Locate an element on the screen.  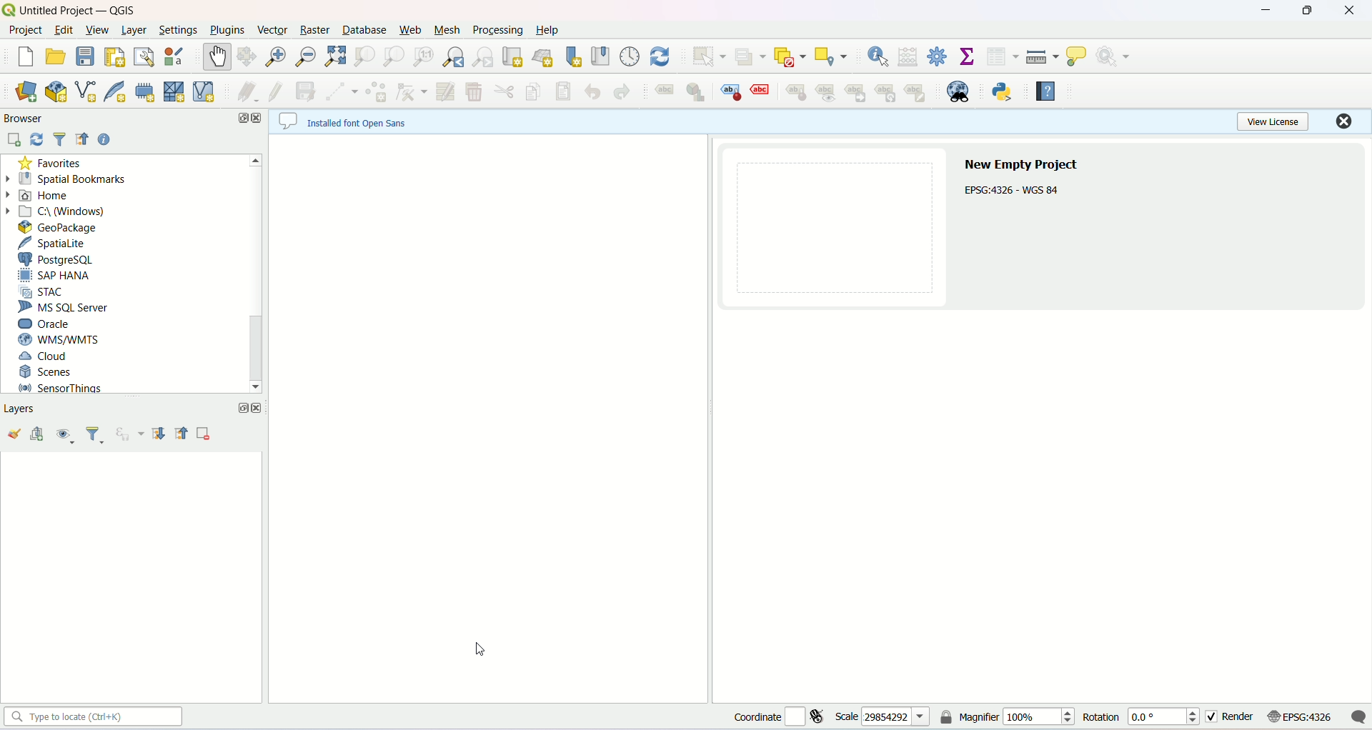
WMS/WMTS is located at coordinates (60, 340).